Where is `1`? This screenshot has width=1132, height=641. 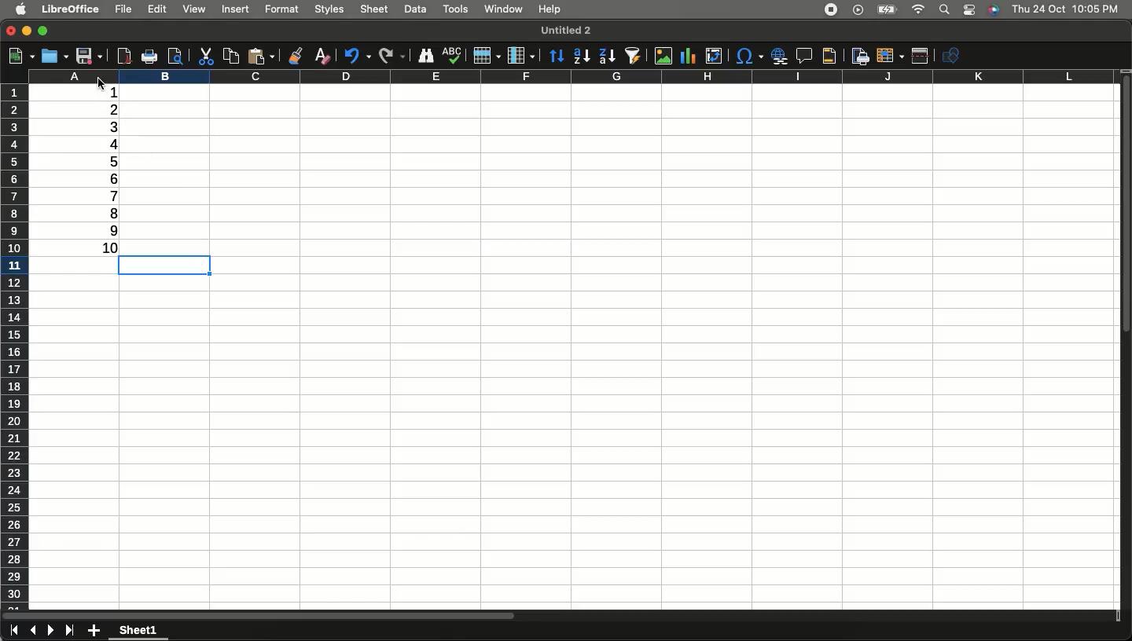 1 is located at coordinates (103, 90).